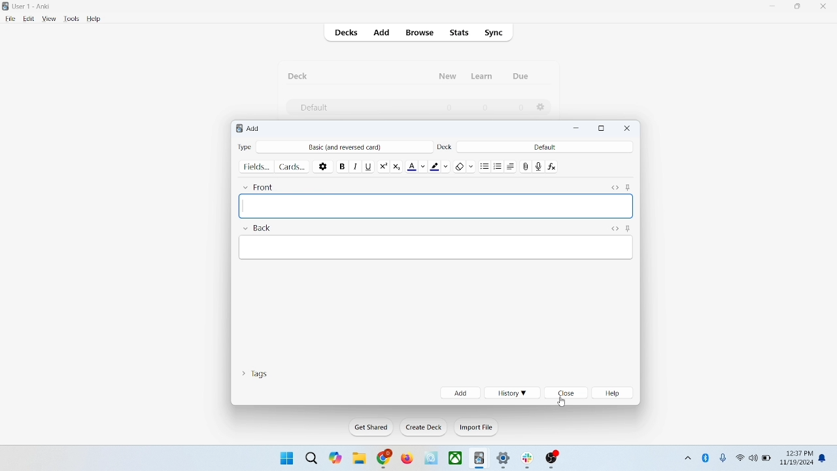 The height and width of the screenshot is (471, 837). I want to click on bold, so click(341, 165).